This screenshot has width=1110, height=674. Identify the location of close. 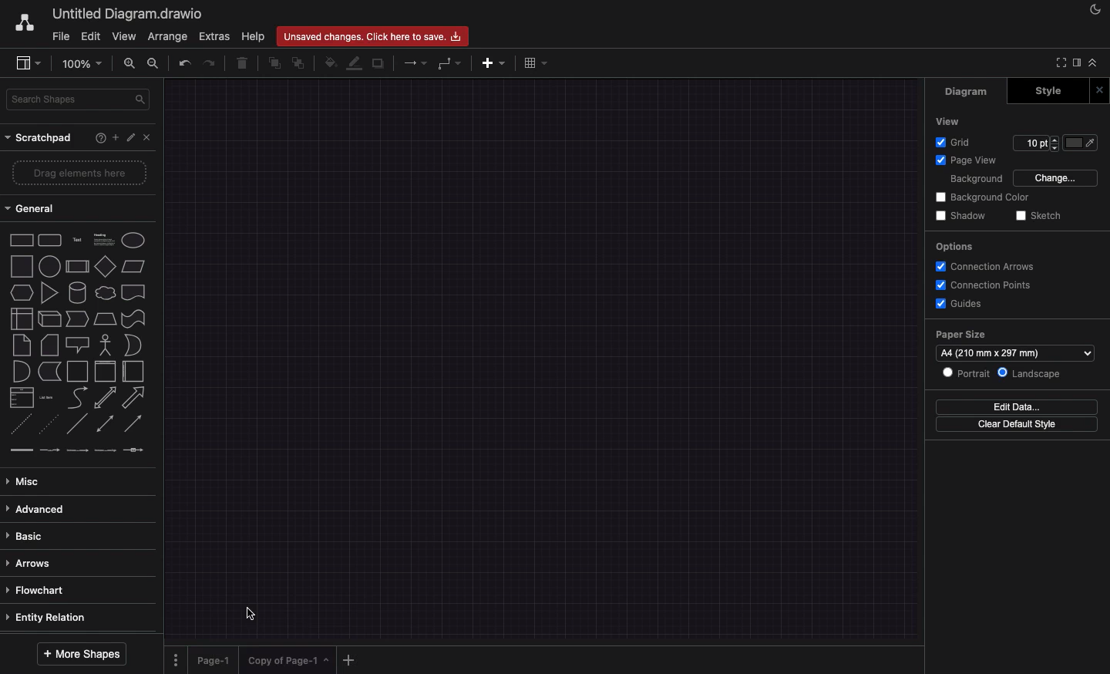
(1100, 89).